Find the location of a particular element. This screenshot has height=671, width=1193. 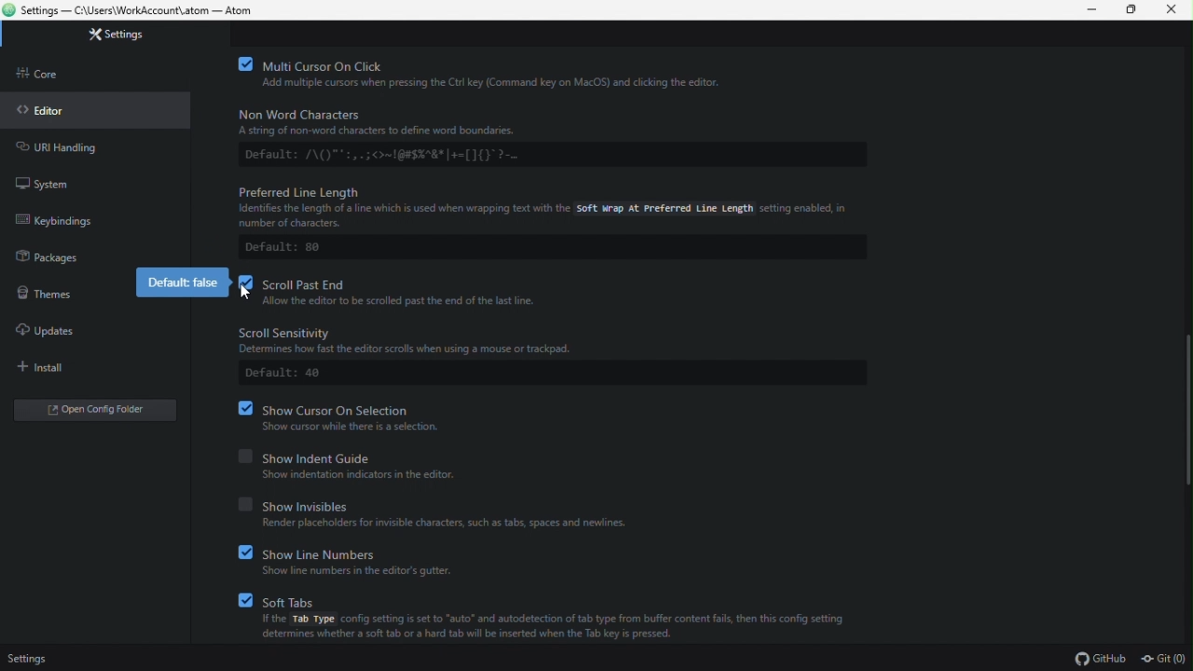

show line numbers is located at coordinates (364, 552).